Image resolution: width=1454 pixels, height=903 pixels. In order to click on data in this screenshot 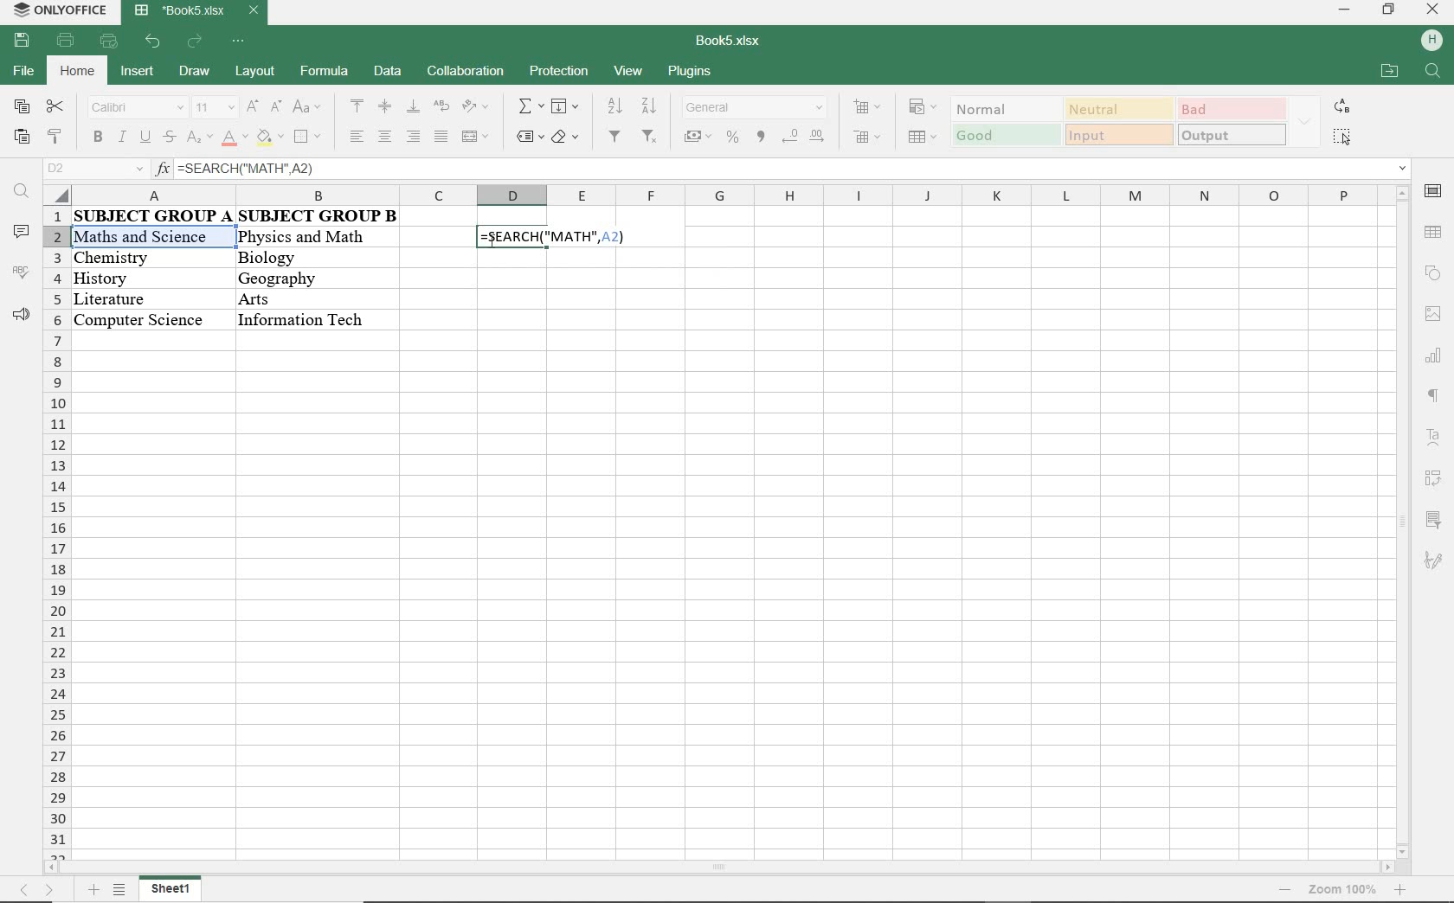, I will do `click(388, 70)`.